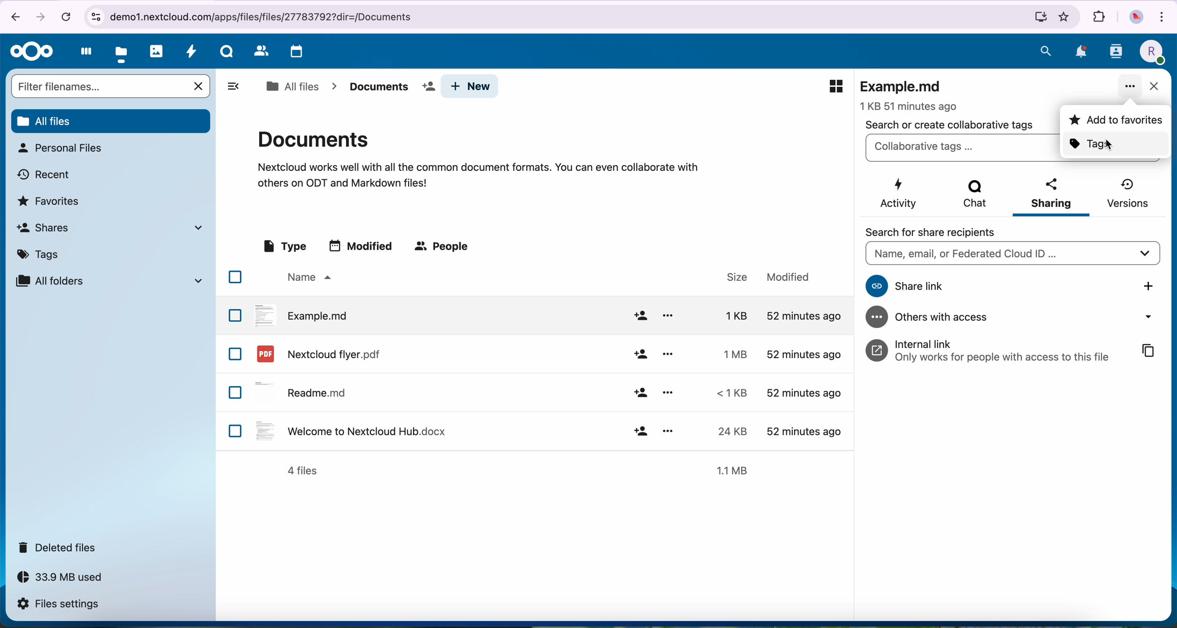 Image resolution: width=1177 pixels, height=628 pixels. What do you see at coordinates (157, 51) in the screenshot?
I see `photos` at bounding box center [157, 51].